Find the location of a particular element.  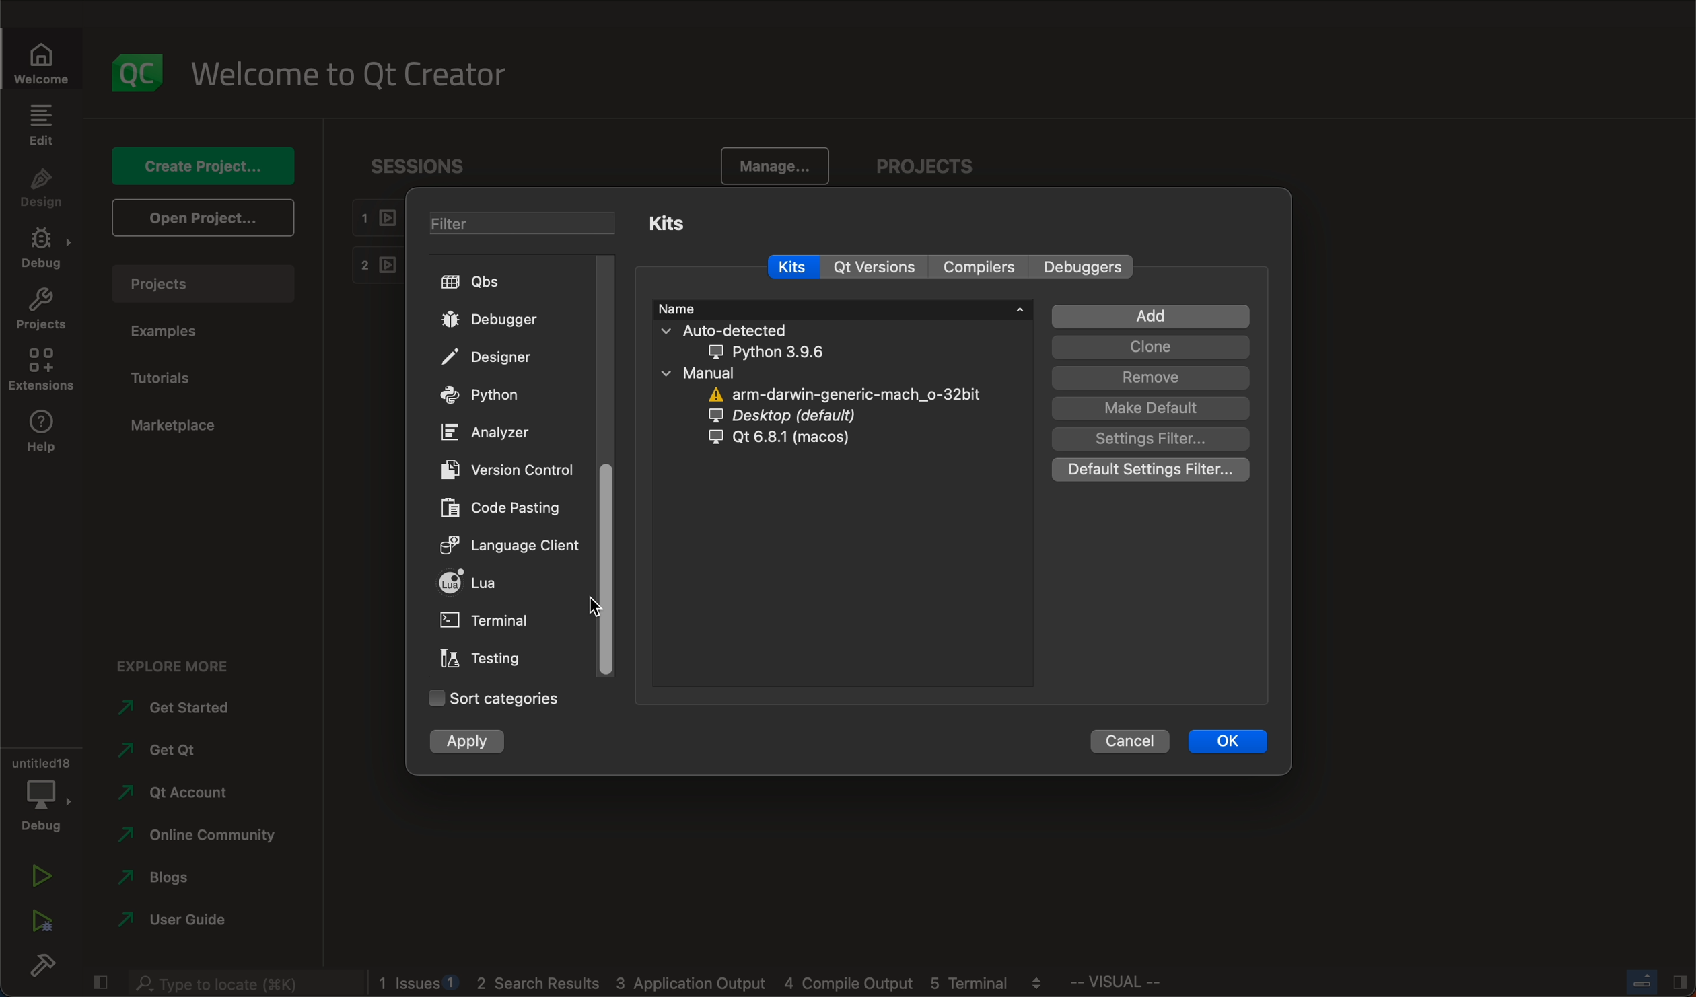

analyzer is located at coordinates (489, 435).